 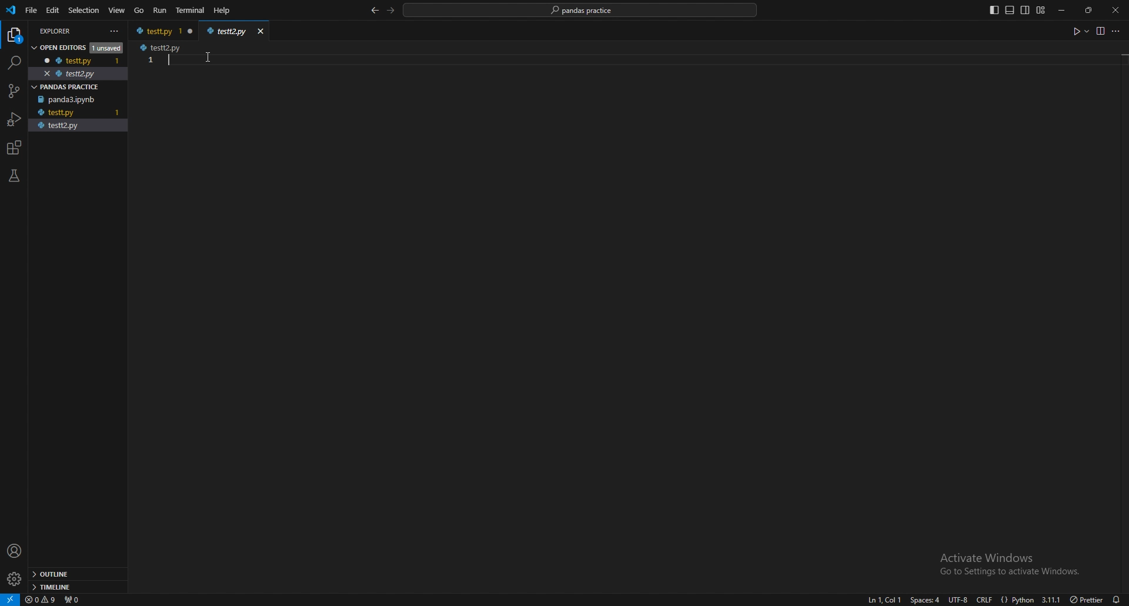 I want to click on go, so click(x=139, y=11).